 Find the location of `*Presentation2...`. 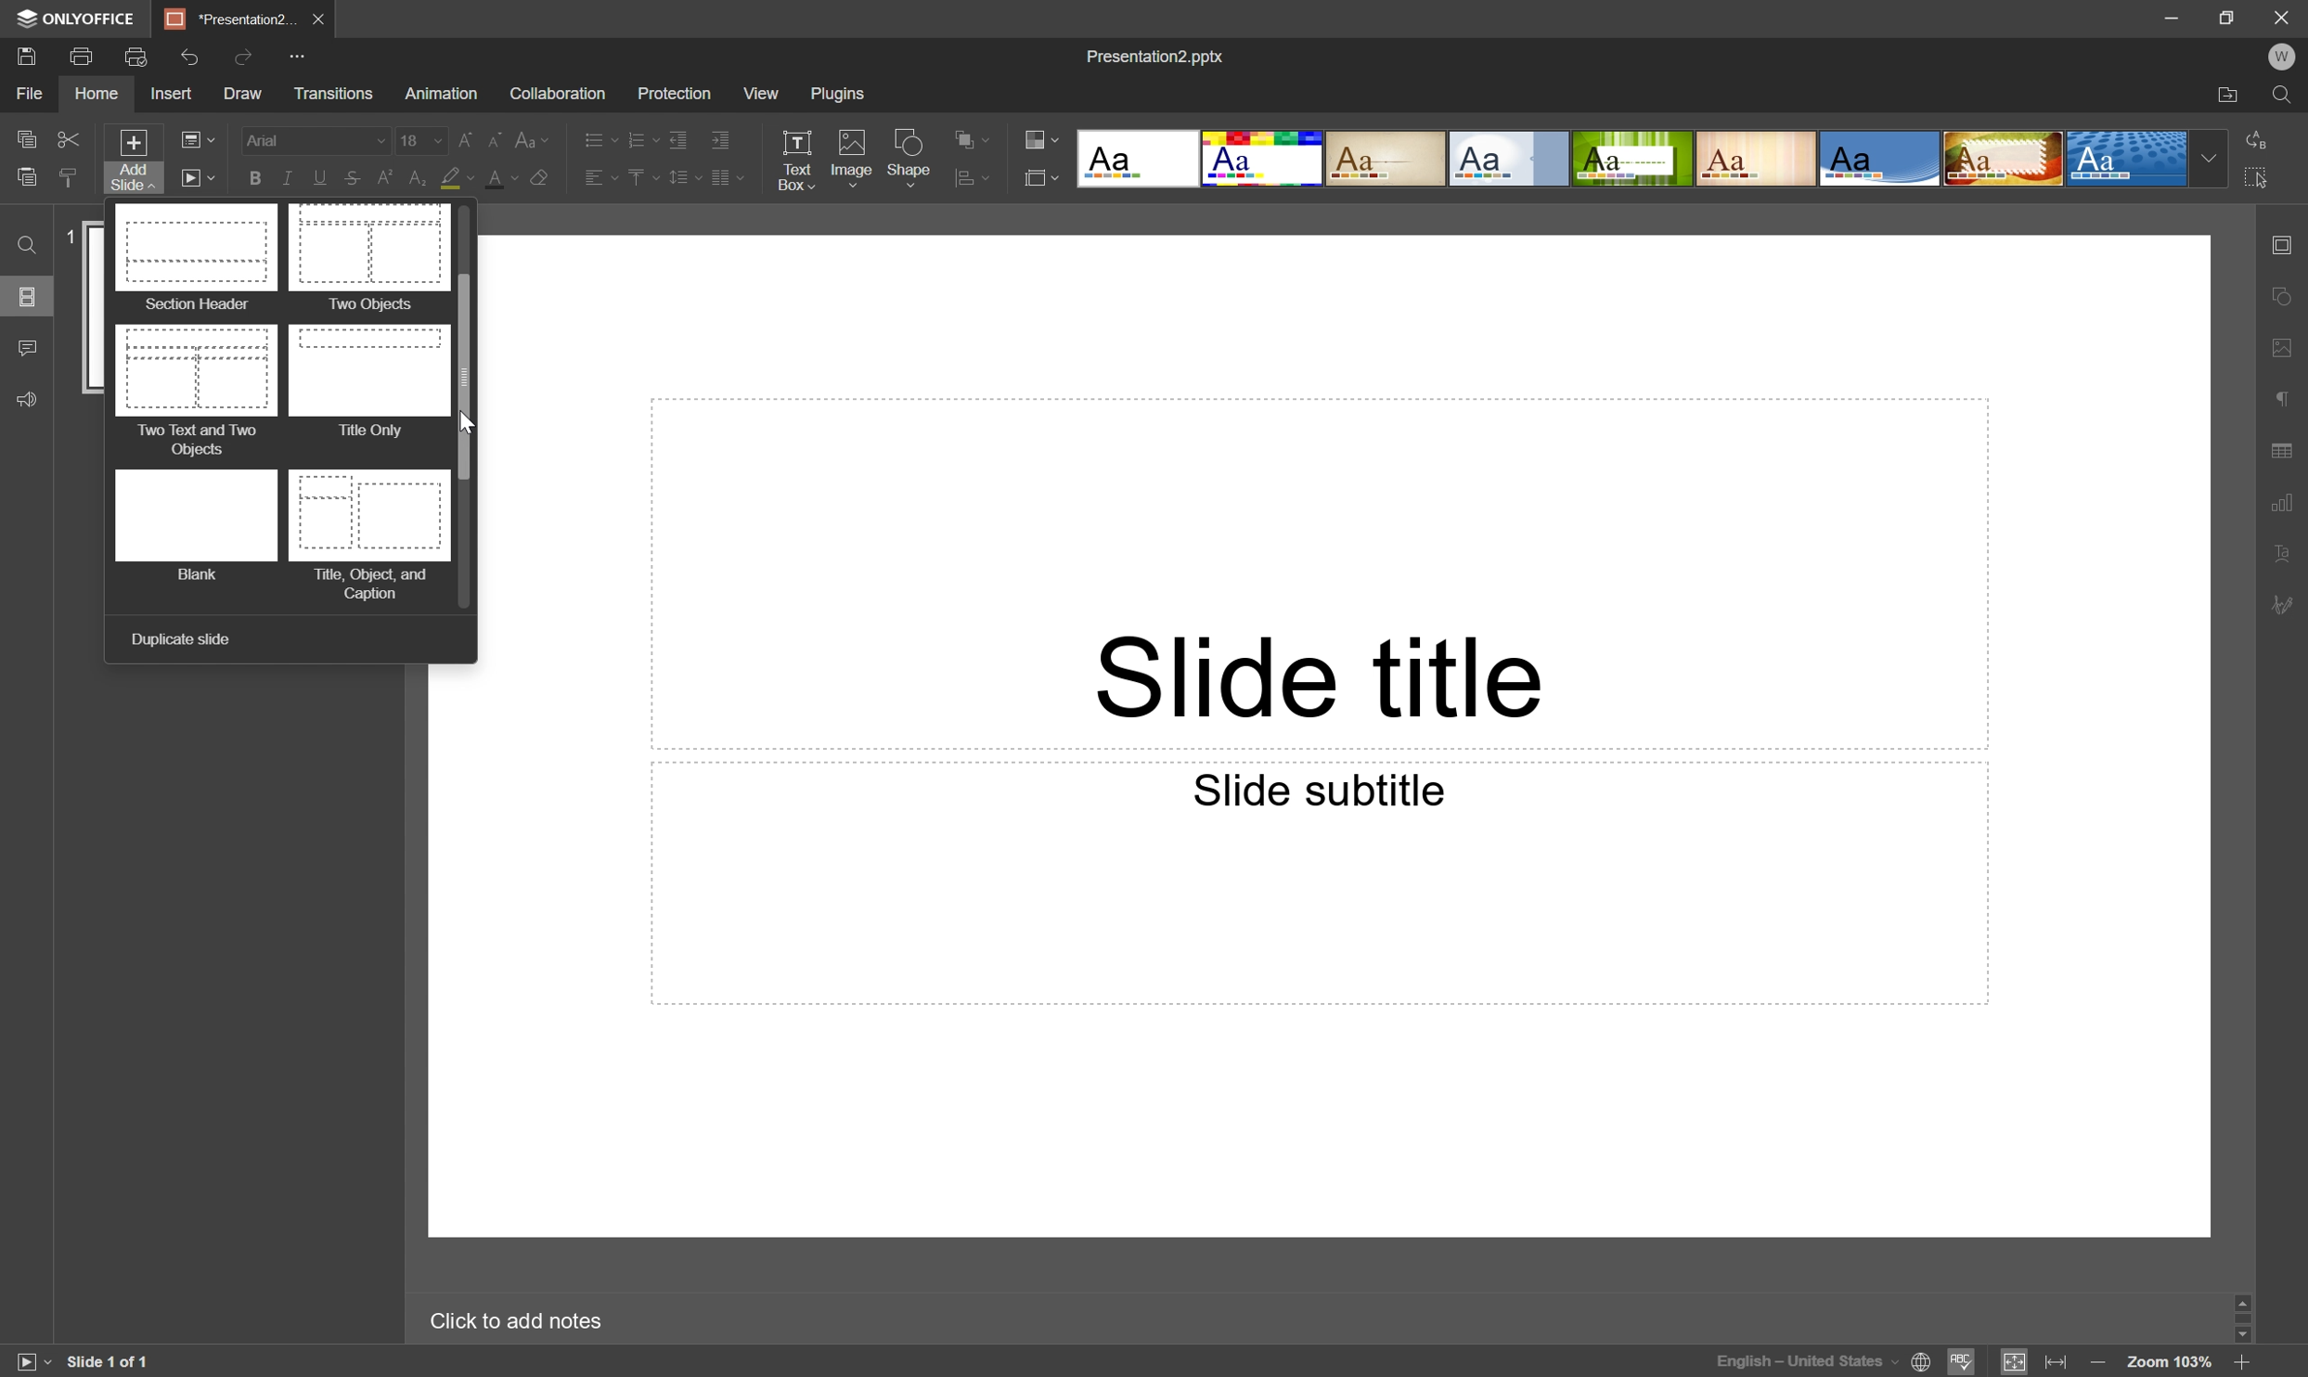

*Presentation2... is located at coordinates (228, 18).